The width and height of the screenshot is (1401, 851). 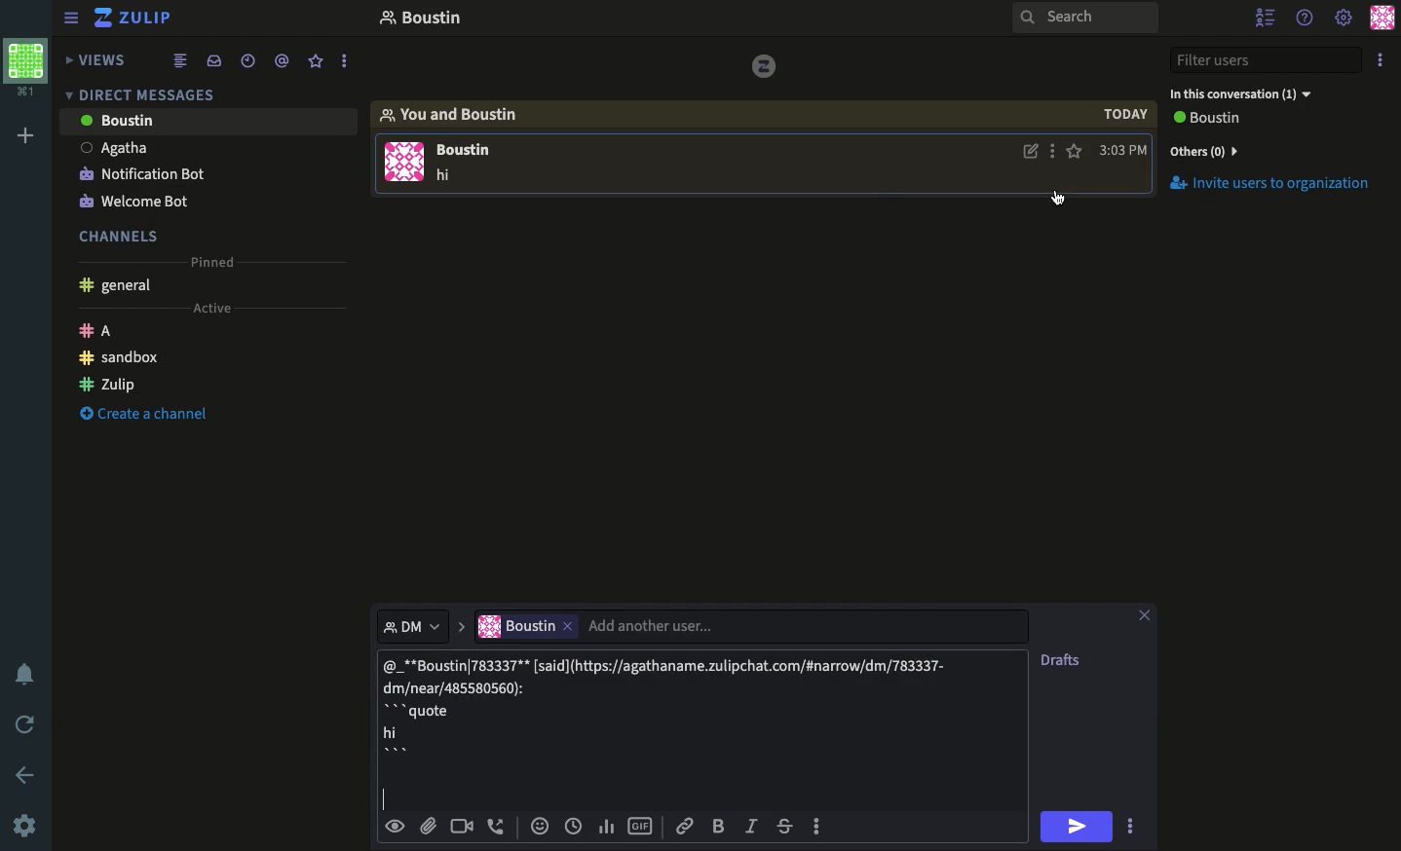 I want to click on more, so click(x=346, y=62).